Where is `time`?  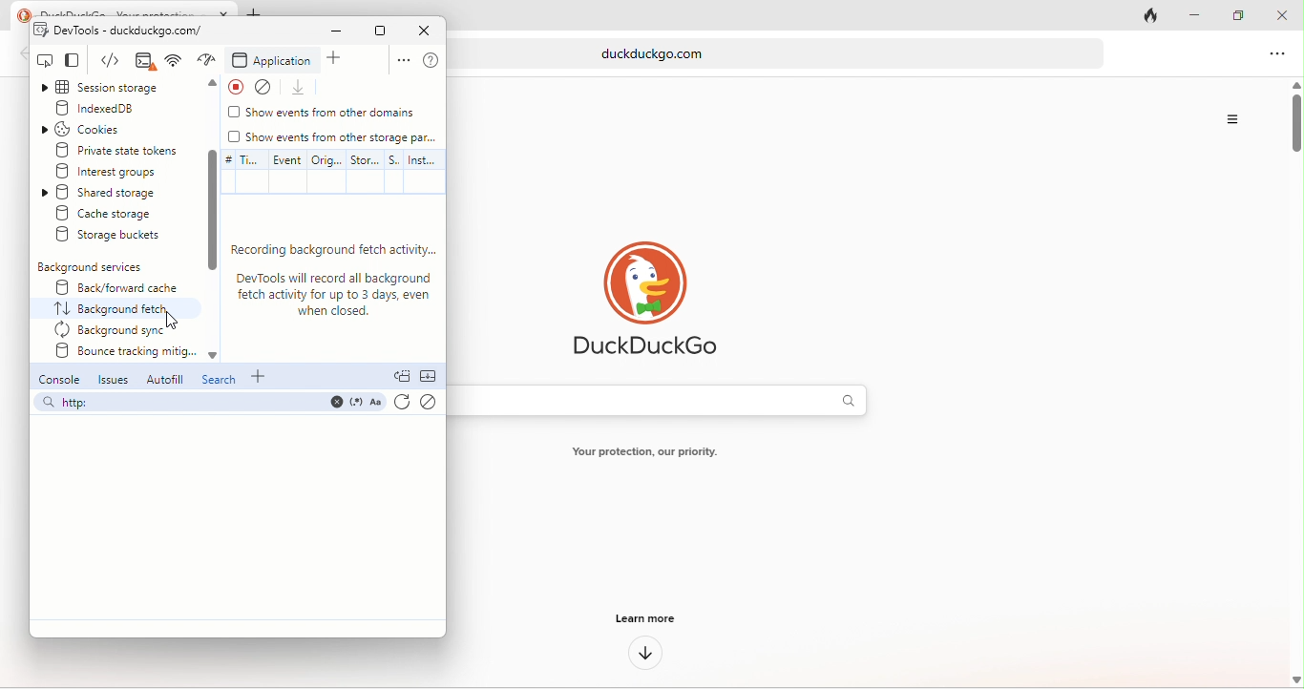 time is located at coordinates (240, 172).